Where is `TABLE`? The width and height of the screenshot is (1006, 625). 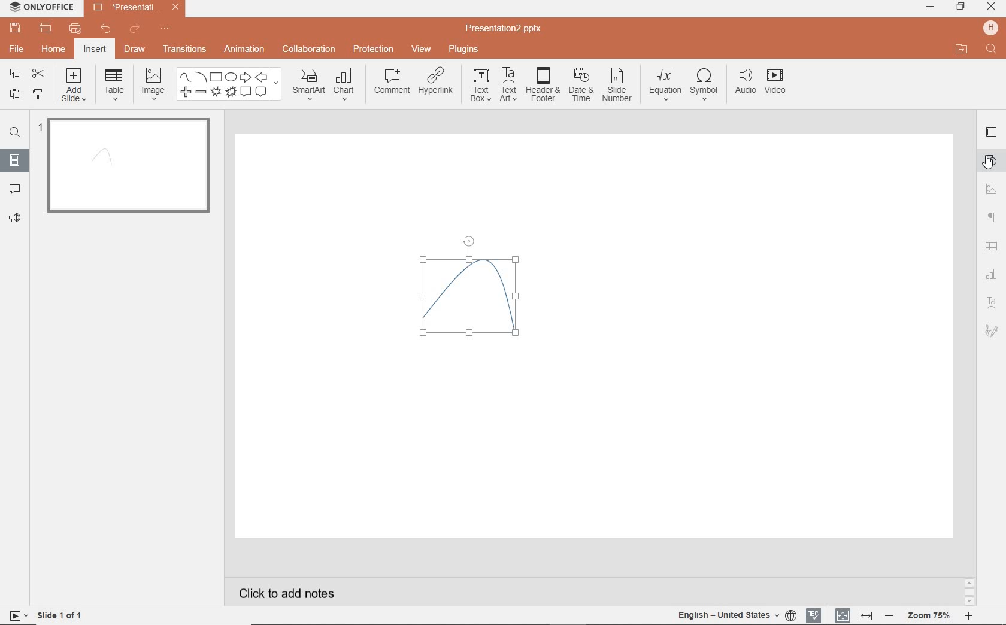 TABLE is located at coordinates (114, 86).